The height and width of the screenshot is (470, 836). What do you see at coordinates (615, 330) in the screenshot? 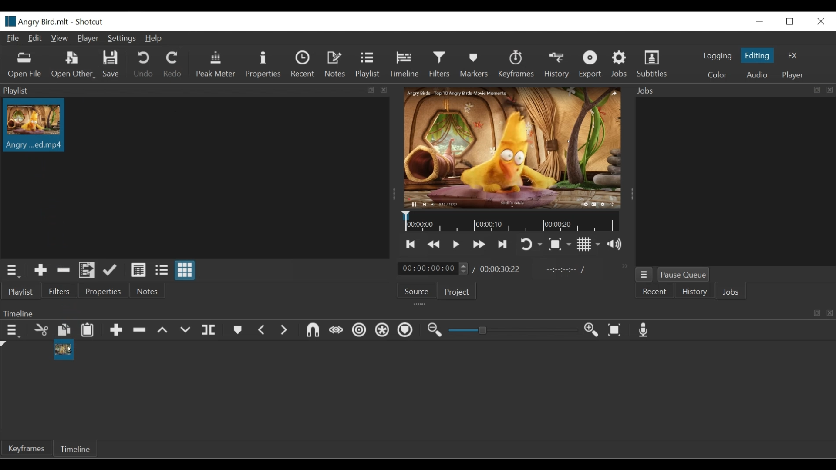
I see `zoom timeline to fit` at bounding box center [615, 330].